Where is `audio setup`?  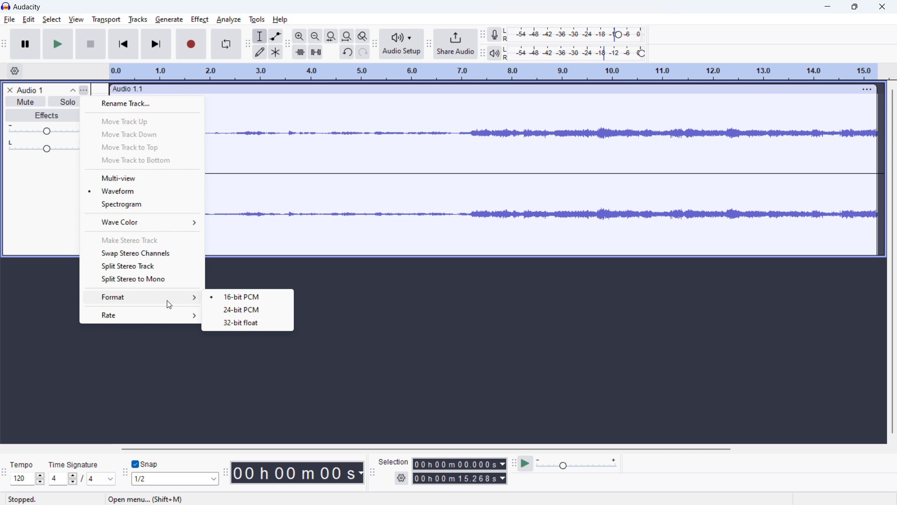 audio setup is located at coordinates (402, 44).